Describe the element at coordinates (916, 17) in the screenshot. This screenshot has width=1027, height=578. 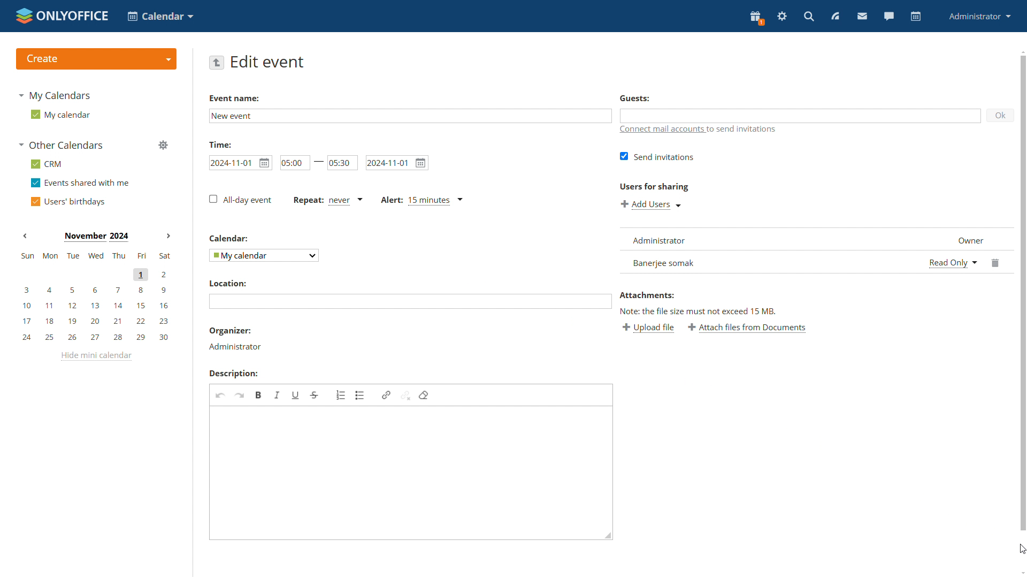
I see `calendar` at that location.